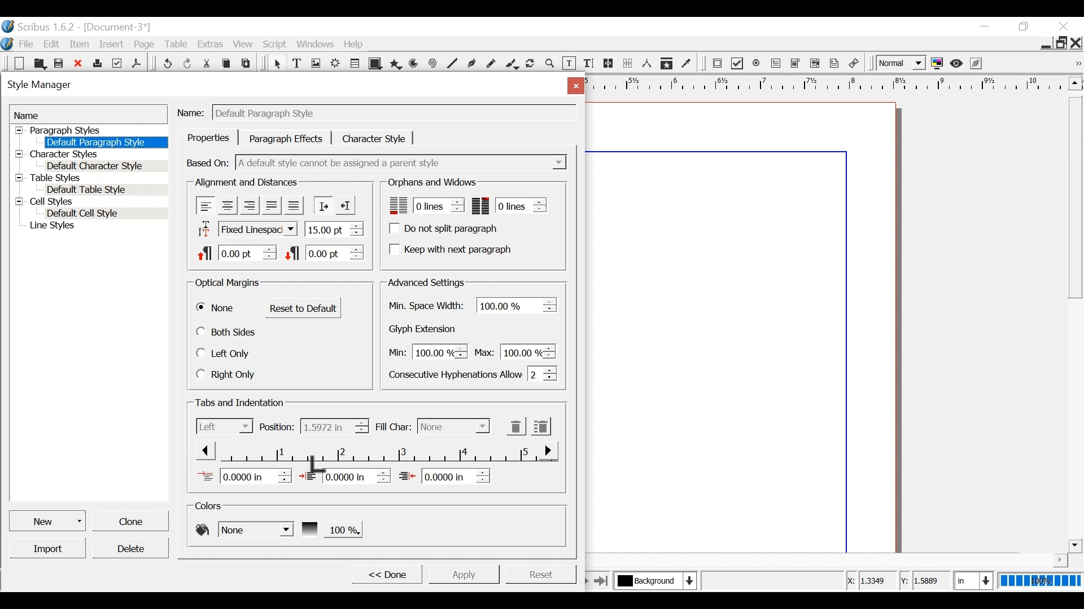  I want to click on Table, so click(177, 45).